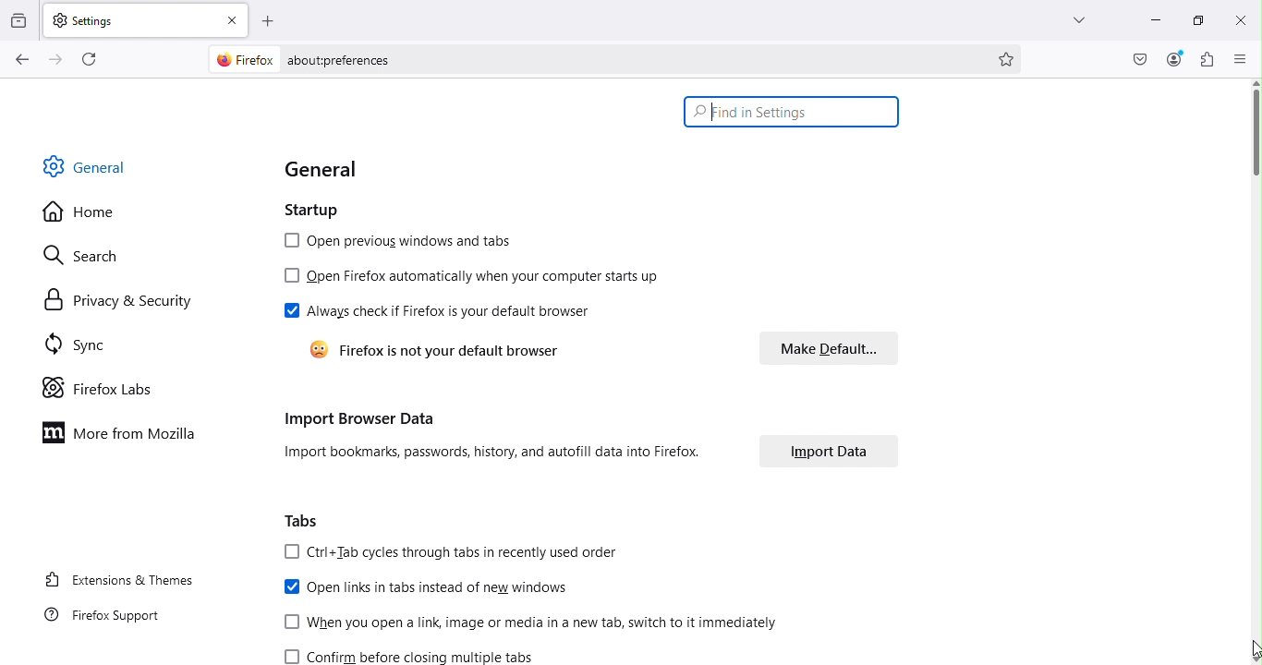 Image resolution: width=1262 pixels, height=665 pixels. Describe the element at coordinates (325, 170) in the screenshot. I see `General` at that location.